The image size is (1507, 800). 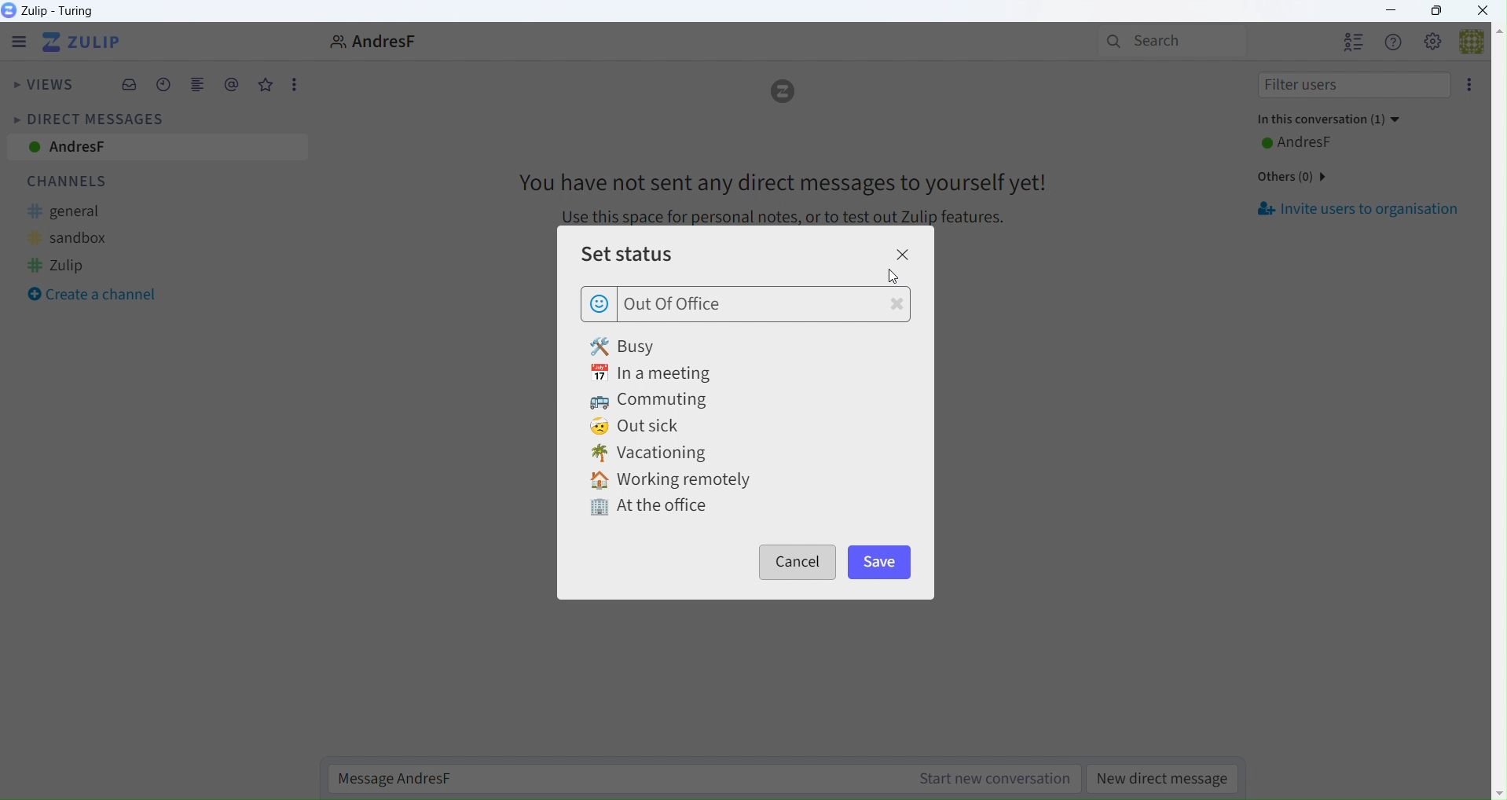 I want to click on Invite Users to Organization, so click(x=1362, y=210).